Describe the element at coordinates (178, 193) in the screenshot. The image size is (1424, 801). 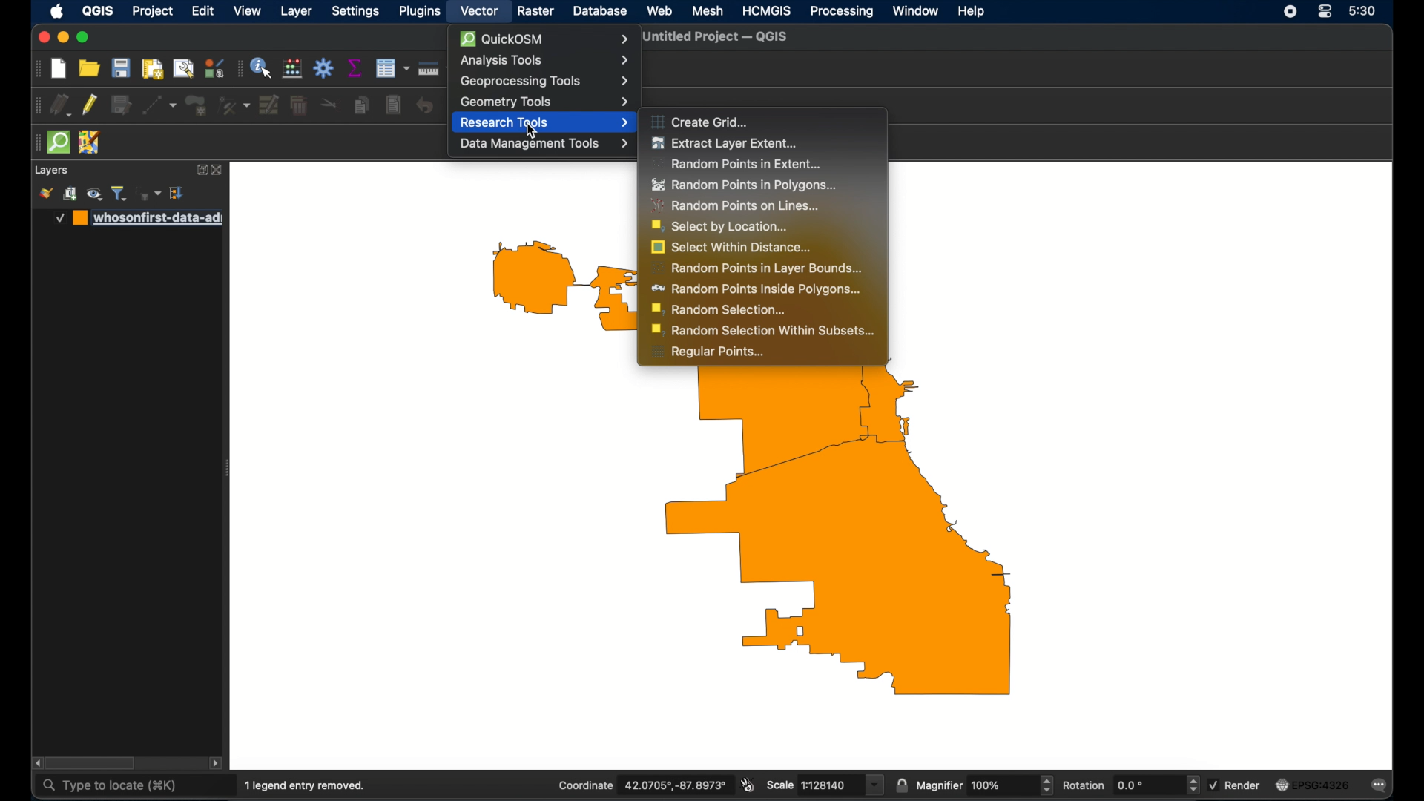
I see `expand all` at that location.